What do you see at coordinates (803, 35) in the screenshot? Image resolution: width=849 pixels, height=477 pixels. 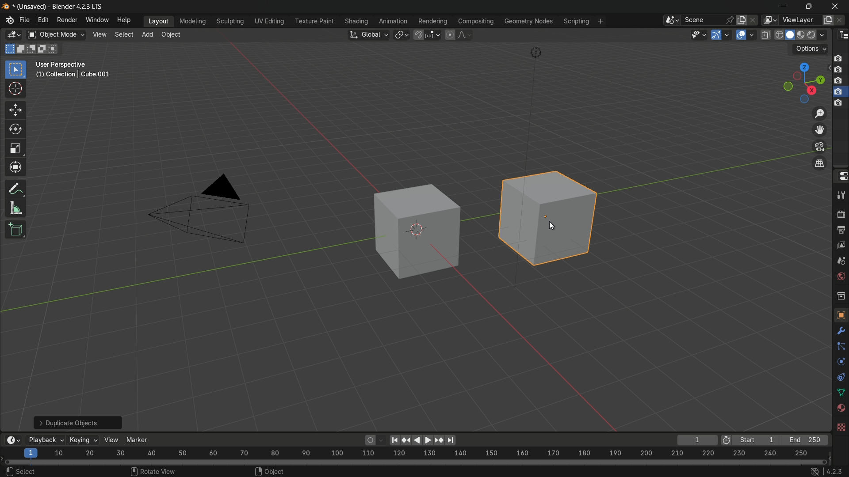 I see `material preview` at bounding box center [803, 35].